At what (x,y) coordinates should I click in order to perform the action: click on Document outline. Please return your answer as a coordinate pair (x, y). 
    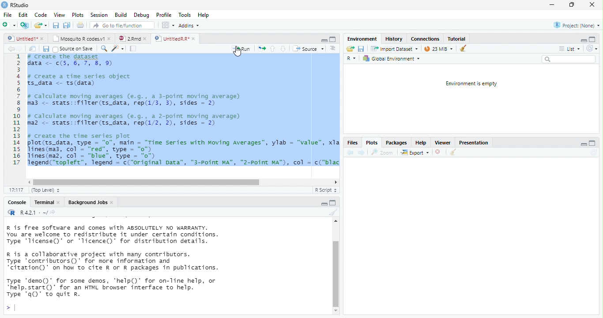
    Looking at the image, I should click on (333, 49).